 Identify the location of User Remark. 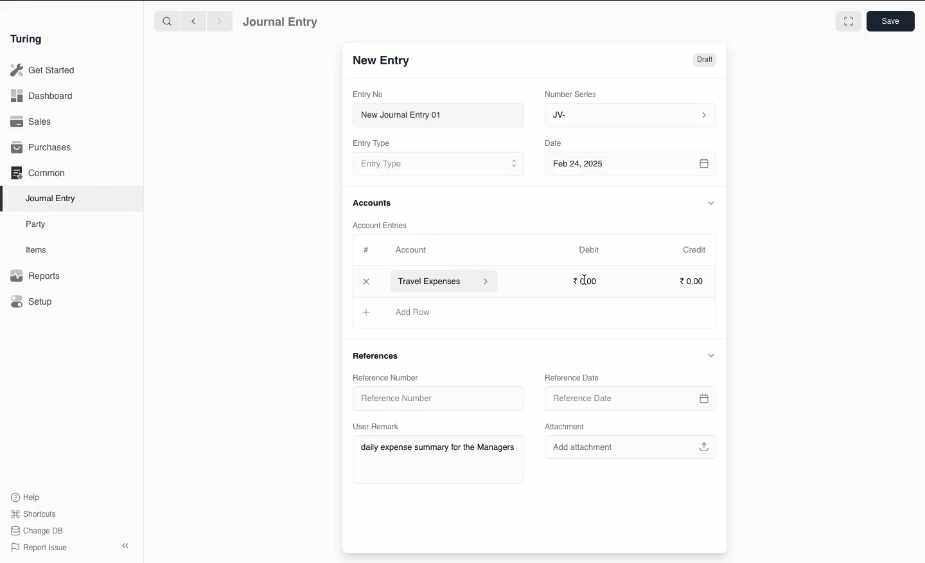
(378, 426).